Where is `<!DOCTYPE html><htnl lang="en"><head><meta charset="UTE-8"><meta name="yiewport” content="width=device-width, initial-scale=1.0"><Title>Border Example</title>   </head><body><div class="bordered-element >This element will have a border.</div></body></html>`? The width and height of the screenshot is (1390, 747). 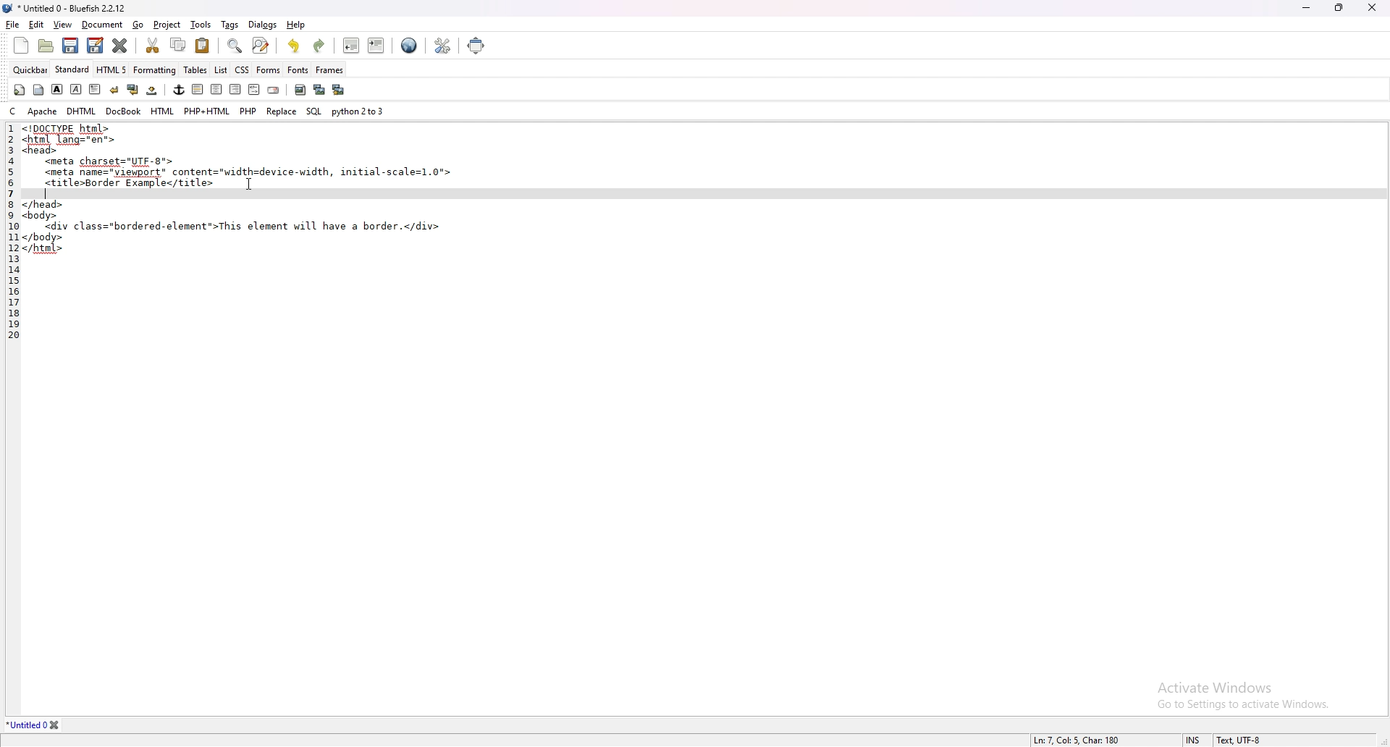 <!DOCTYPE html><htnl lang="en"><head><meta charset="UTE-8"><meta name="yiewport” content="width=device-width, initial-scale=1.0"><Title>Border Example</title>   </head><body><div class="bordered-element >This element will have a border.</div></body></html> is located at coordinates (241, 192).